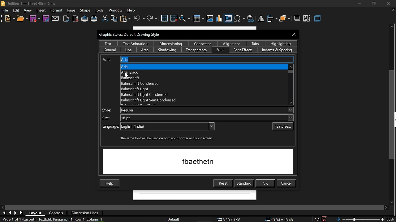 Image resolution: width=396 pixels, height=222 pixels. What do you see at coordinates (84, 213) in the screenshot?
I see `dimension lines` at bounding box center [84, 213].